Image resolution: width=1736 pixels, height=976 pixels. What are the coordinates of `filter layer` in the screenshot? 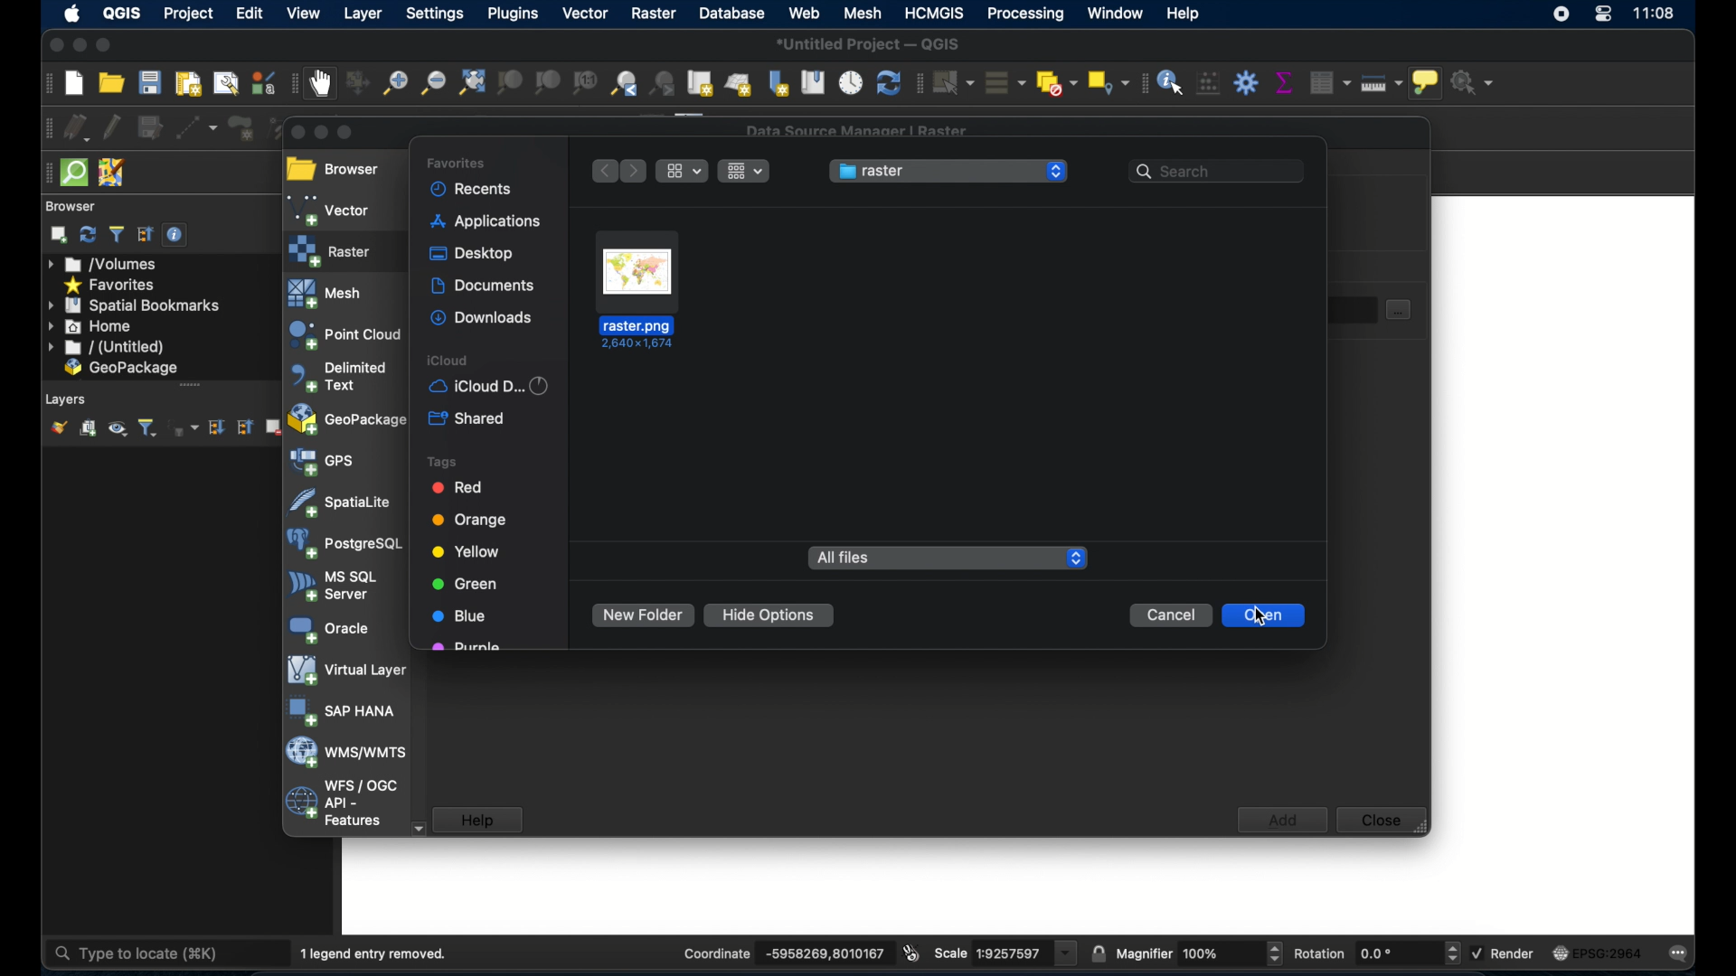 It's located at (147, 427).